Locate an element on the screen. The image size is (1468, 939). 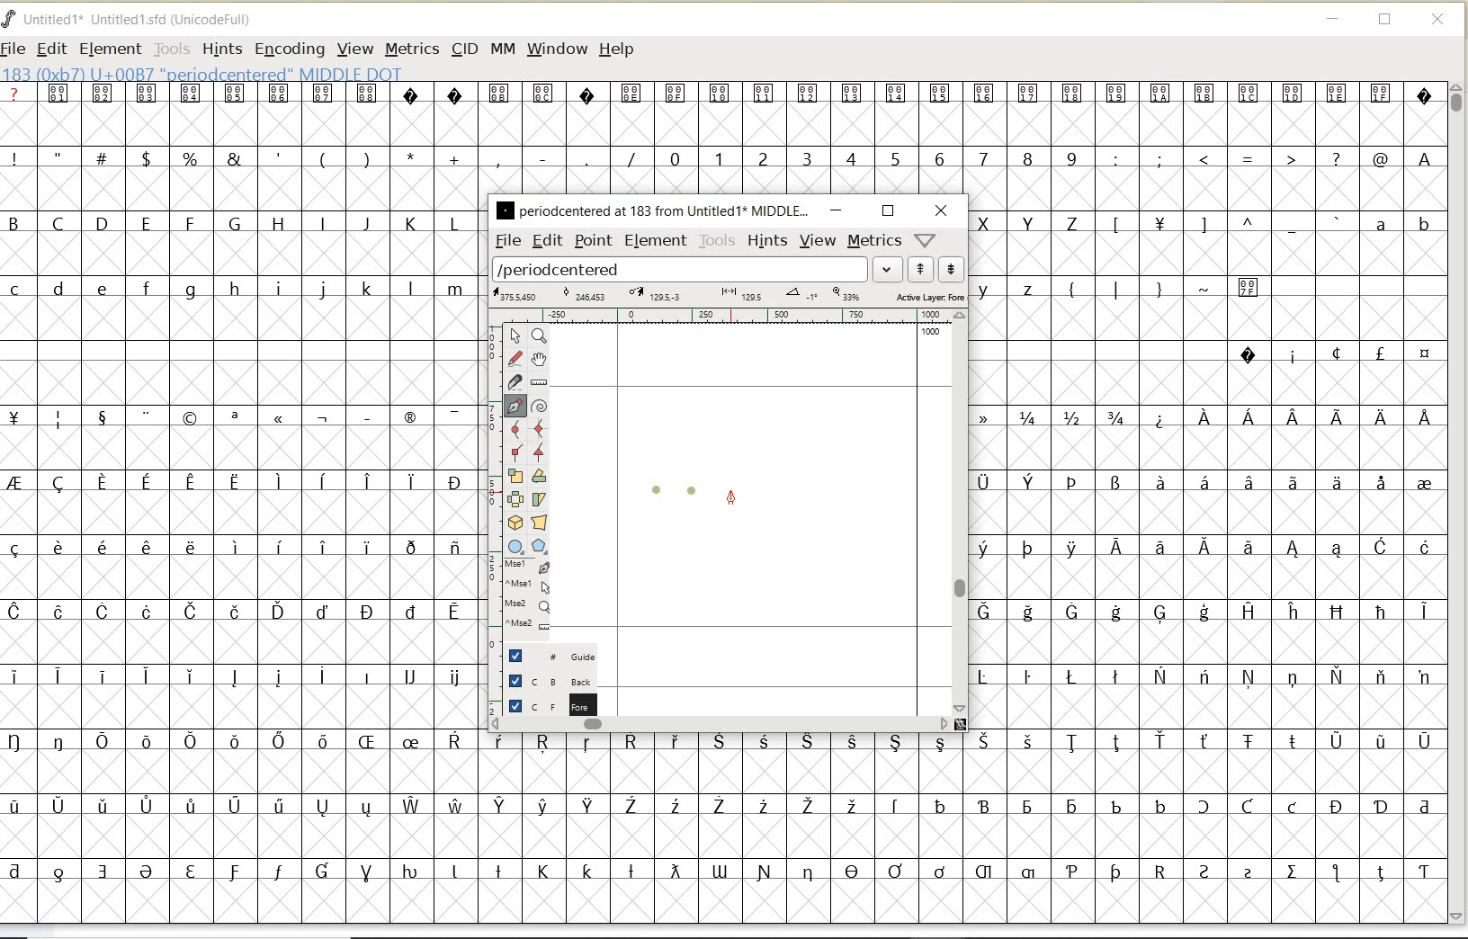
HINTS is located at coordinates (220, 49).